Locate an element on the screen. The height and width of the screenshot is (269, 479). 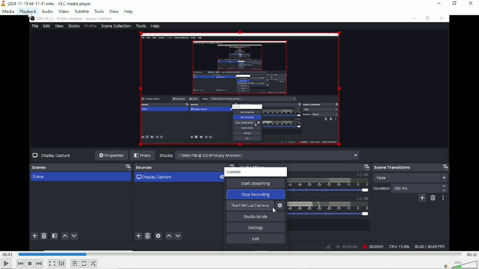
Volume is located at coordinates (460, 264).